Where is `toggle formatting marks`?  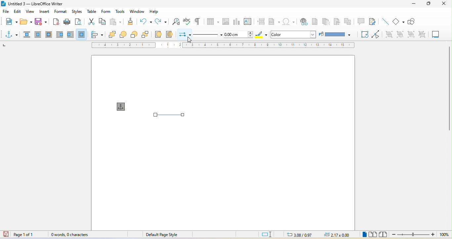 toggle formatting marks is located at coordinates (197, 21).